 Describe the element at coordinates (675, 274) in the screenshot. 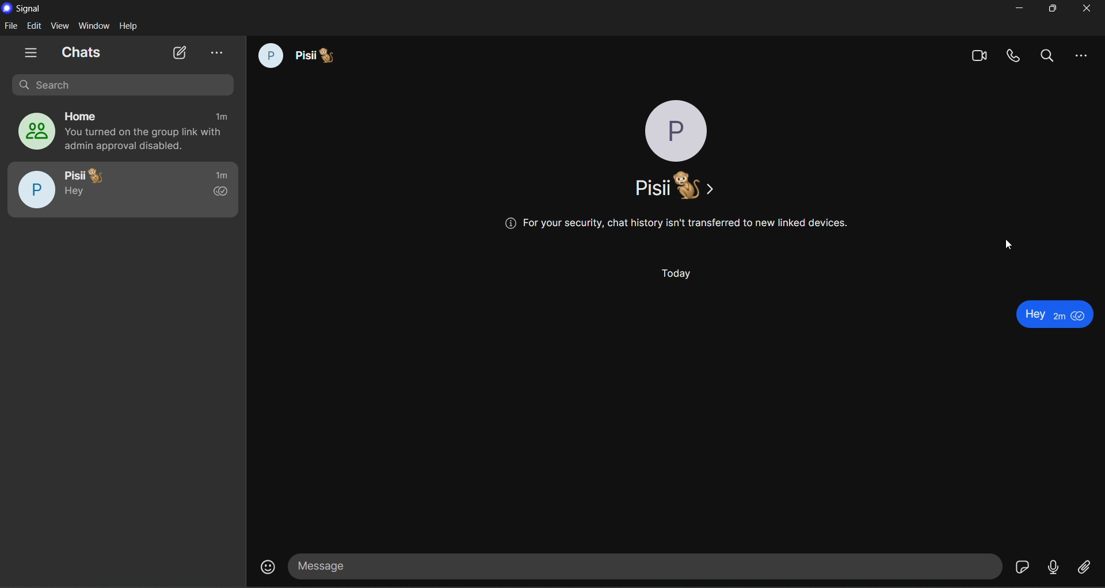

I see `Today` at that location.